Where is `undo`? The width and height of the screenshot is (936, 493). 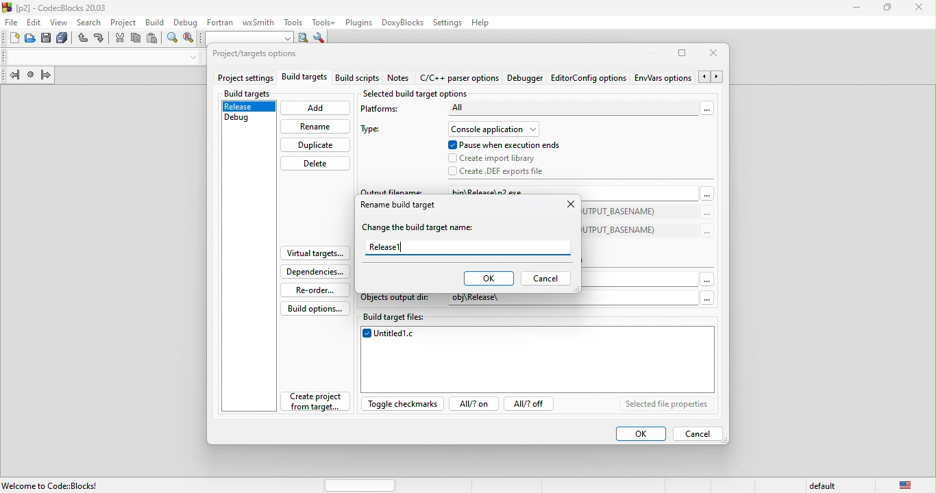 undo is located at coordinates (84, 40).